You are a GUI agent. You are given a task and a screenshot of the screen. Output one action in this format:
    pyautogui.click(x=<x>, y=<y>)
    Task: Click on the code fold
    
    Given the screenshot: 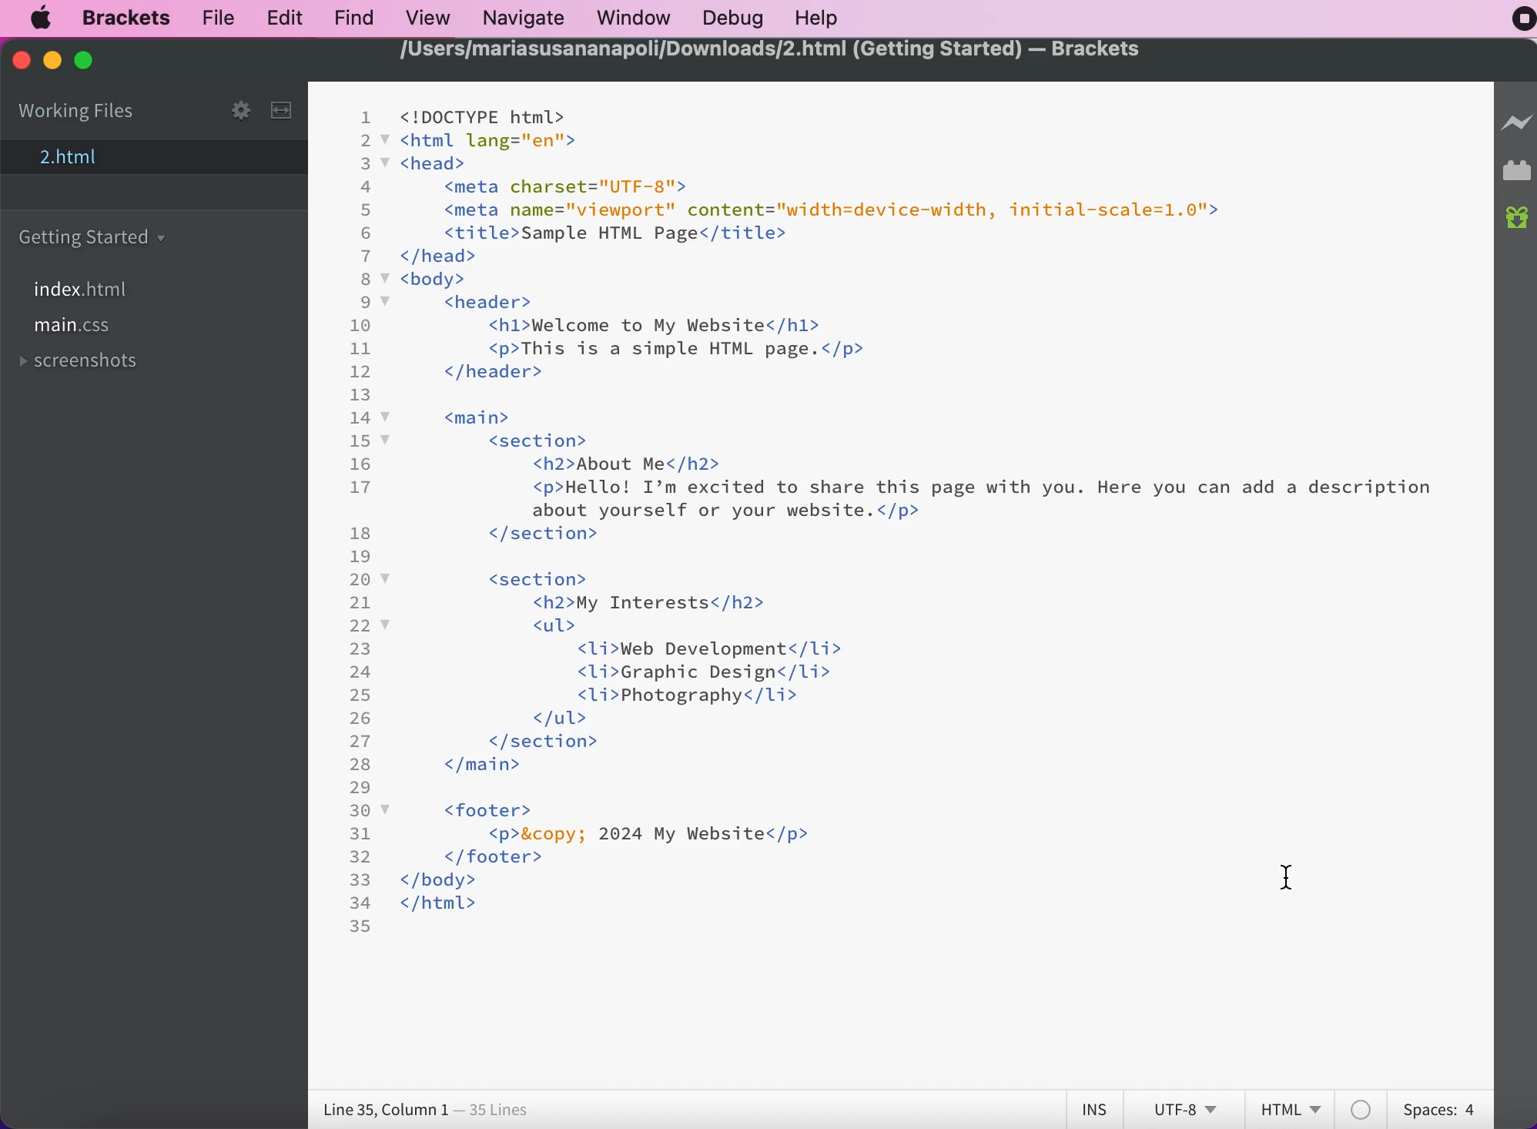 What is the action you would take?
    pyautogui.click(x=387, y=139)
    